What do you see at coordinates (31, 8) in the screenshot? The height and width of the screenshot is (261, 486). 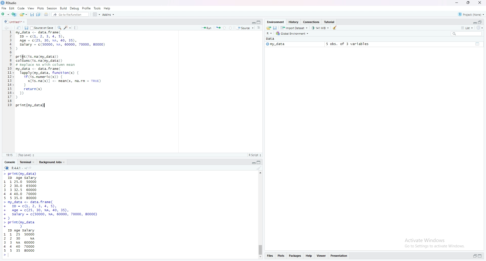 I see `view` at bounding box center [31, 8].